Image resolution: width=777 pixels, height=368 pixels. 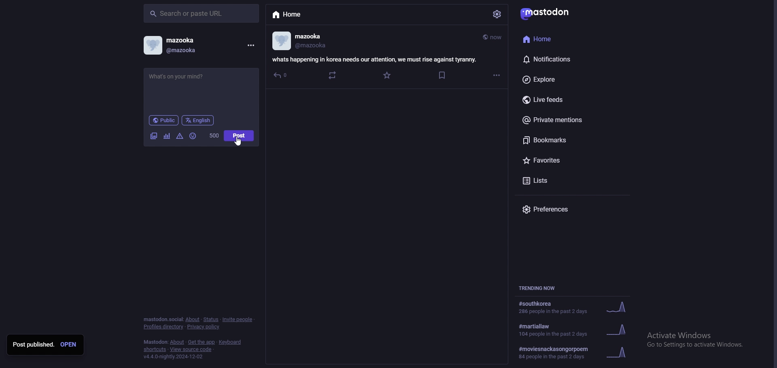 What do you see at coordinates (442, 75) in the screenshot?
I see `bookmarks` at bounding box center [442, 75].